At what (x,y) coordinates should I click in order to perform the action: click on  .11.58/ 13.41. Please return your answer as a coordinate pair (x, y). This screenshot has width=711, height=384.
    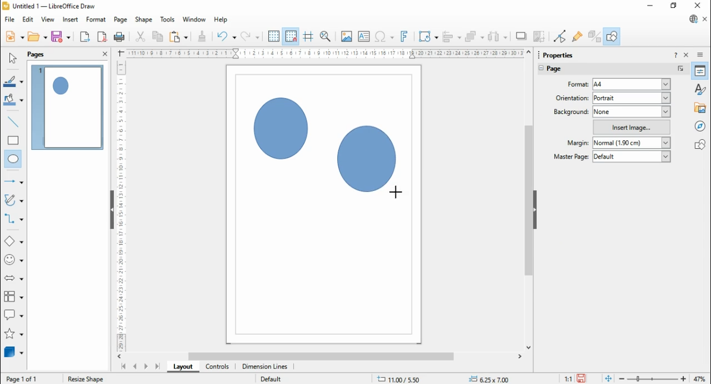
    Looking at the image, I should click on (399, 378).